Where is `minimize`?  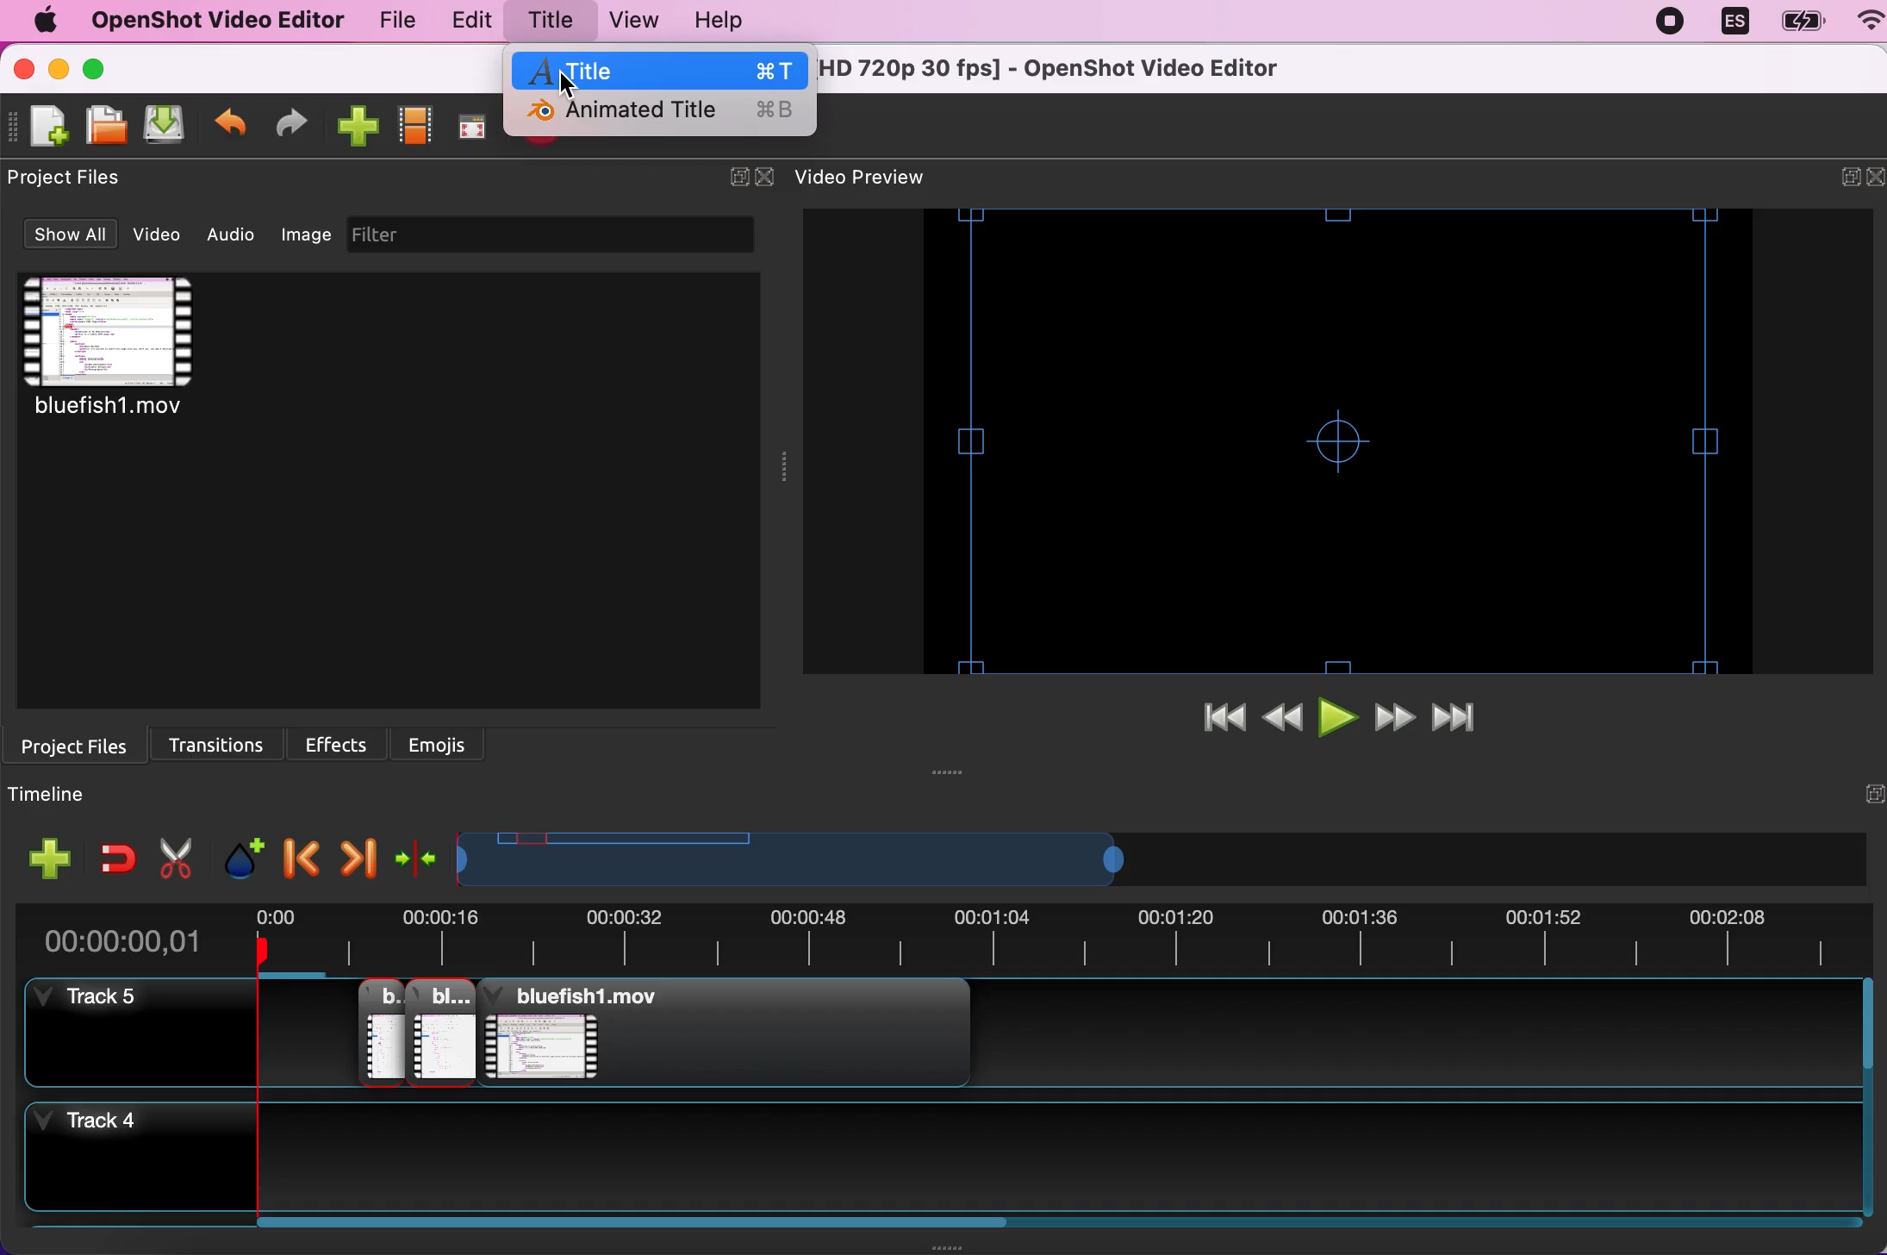 minimize is located at coordinates (58, 71).